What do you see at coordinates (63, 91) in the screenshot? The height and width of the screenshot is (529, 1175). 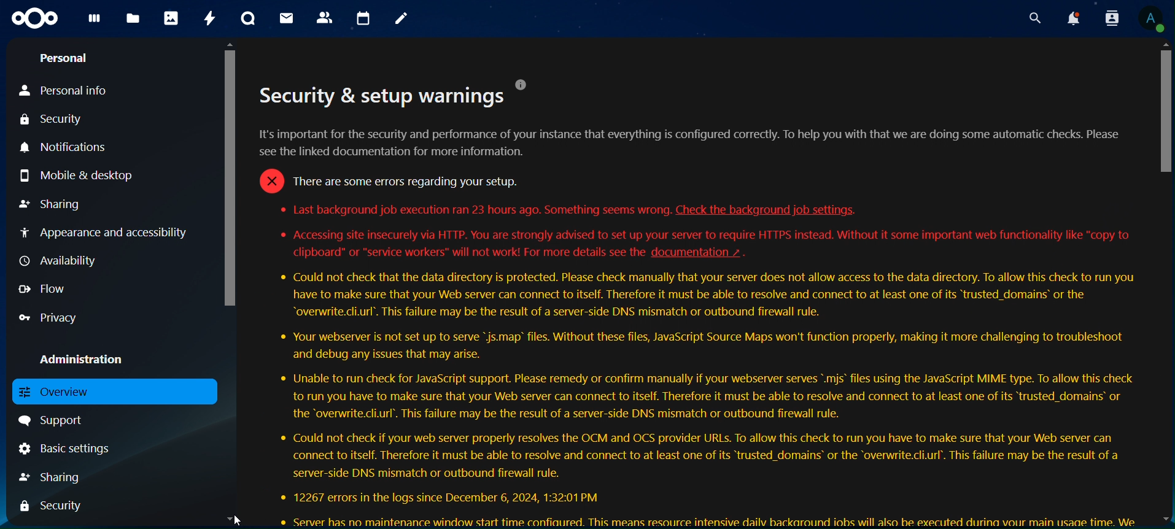 I see `personal info` at bounding box center [63, 91].